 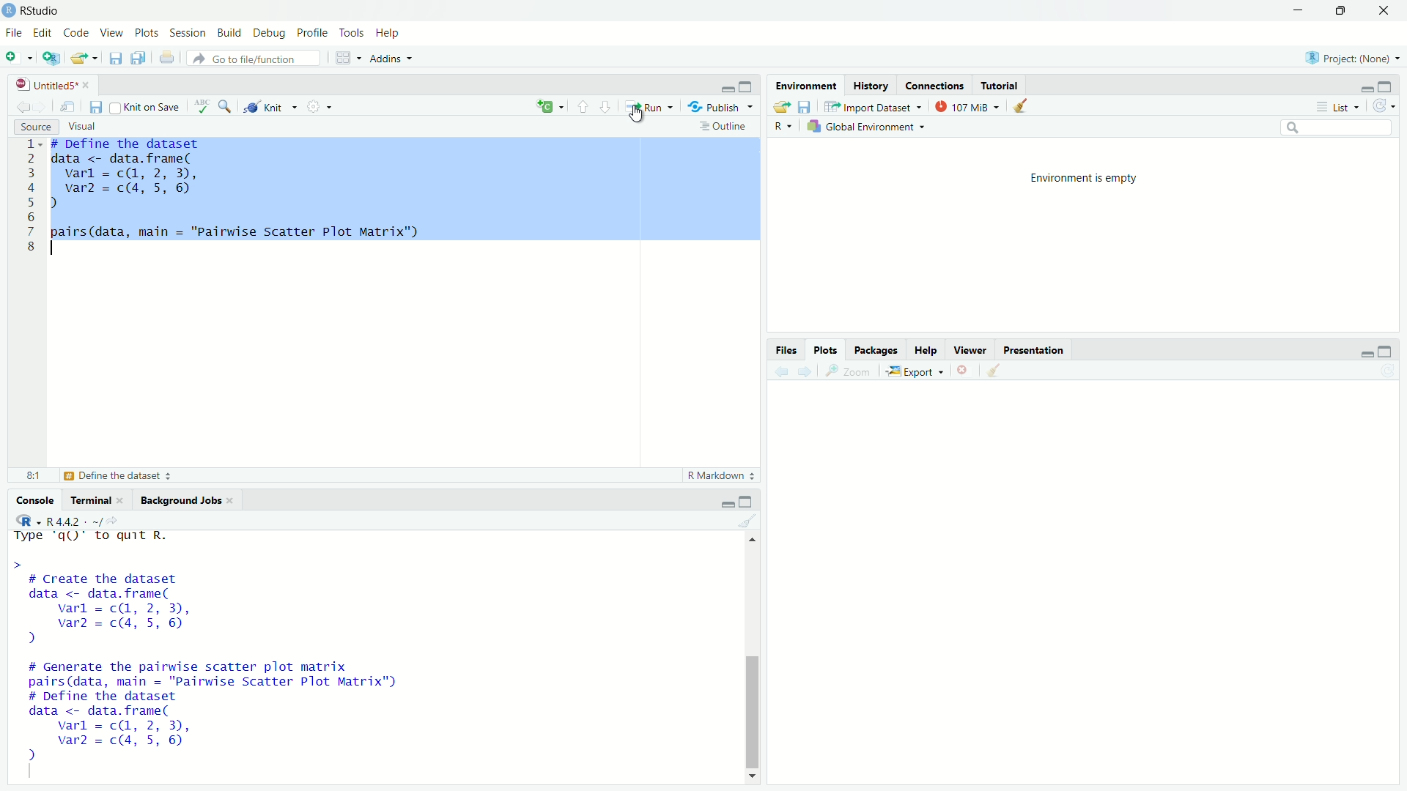 What do you see at coordinates (15, 33) in the screenshot?
I see `File` at bounding box center [15, 33].